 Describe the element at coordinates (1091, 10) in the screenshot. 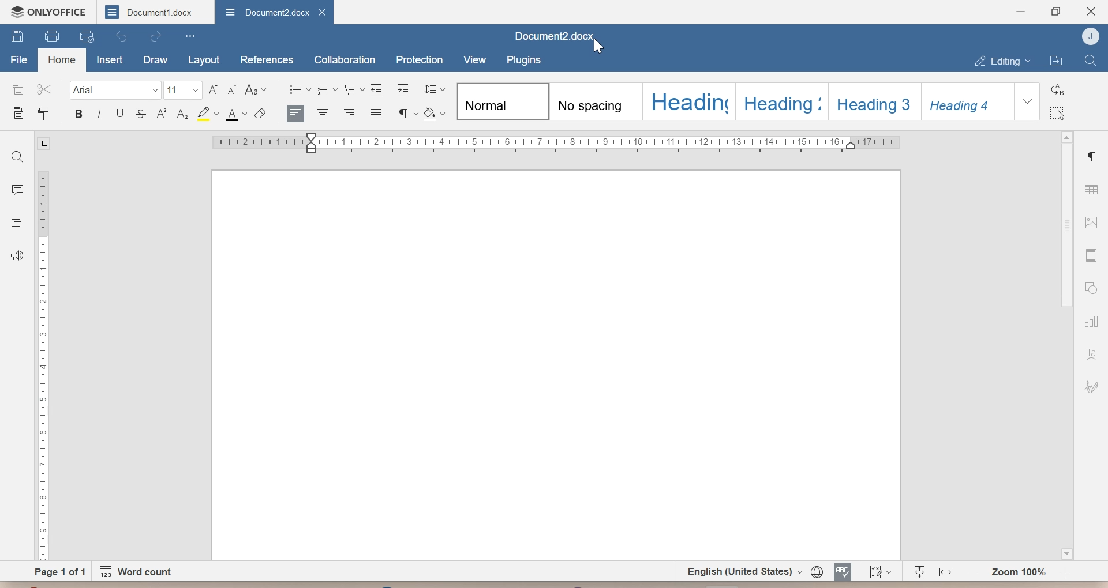

I see `Close` at that location.